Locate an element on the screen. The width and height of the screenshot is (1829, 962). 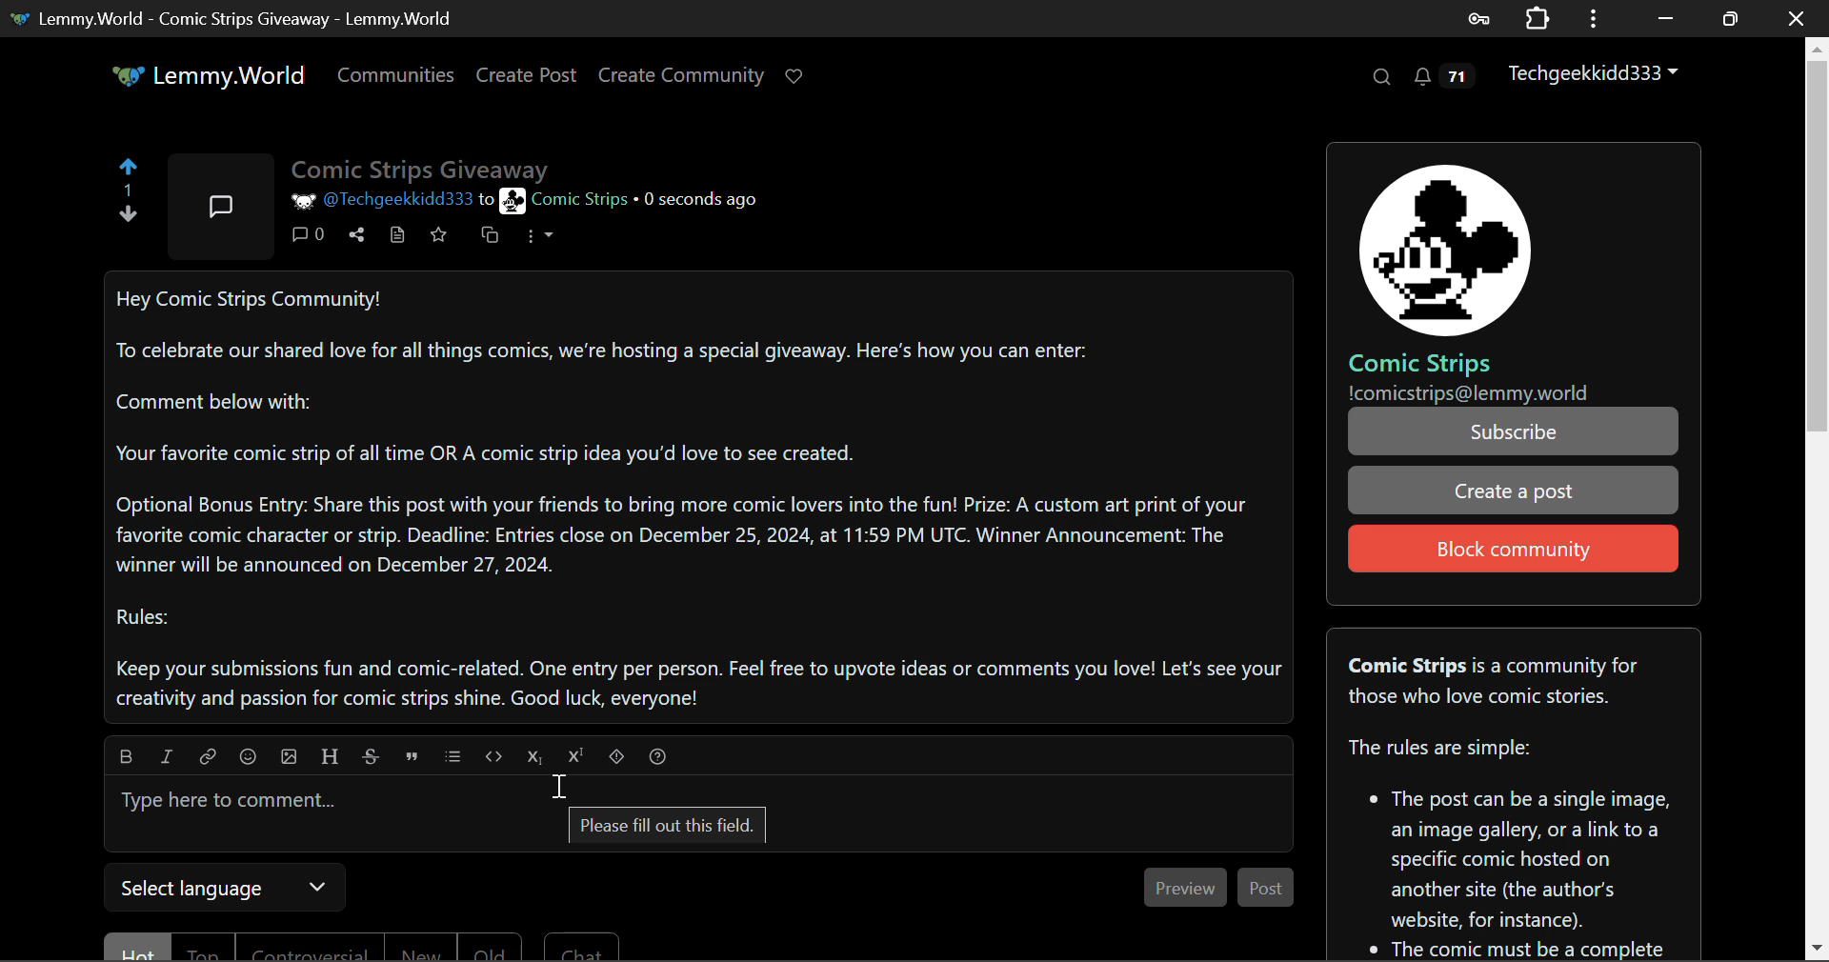
Please fill out this field. is located at coordinates (668, 828).